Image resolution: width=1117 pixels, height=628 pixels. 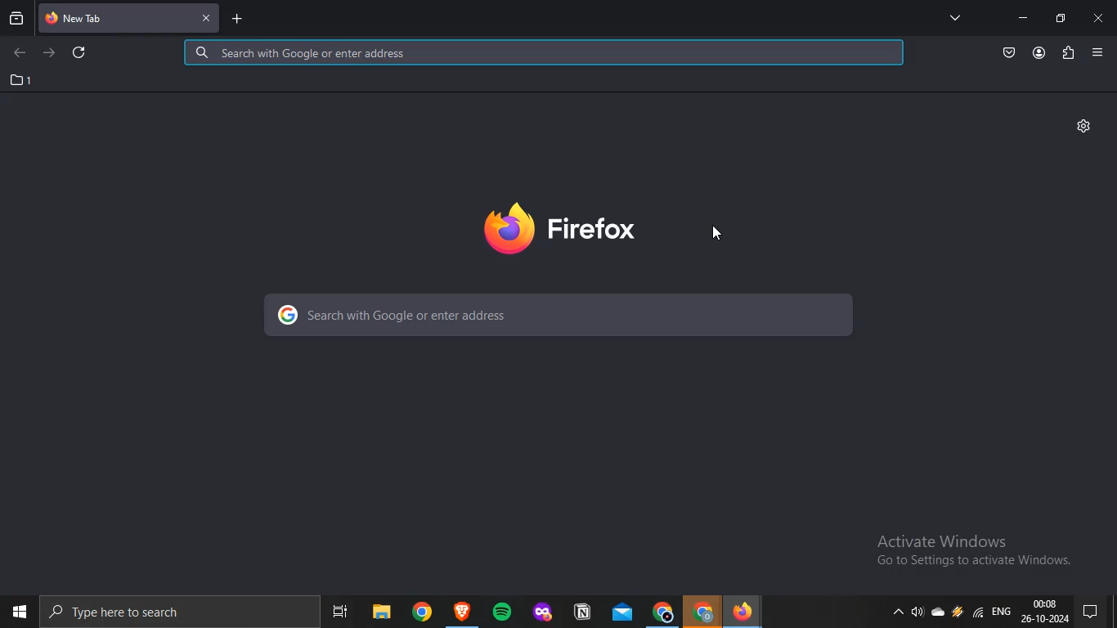 What do you see at coordinates (940, 613) in the screenshot?
I see `storage` at bounding box center [940, 613].